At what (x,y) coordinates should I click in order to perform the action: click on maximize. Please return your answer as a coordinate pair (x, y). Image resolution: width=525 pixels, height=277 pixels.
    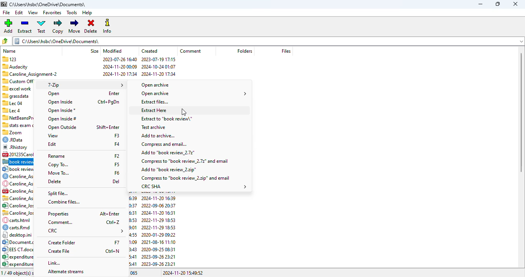
    Looking at the image, I should click on (497, 4).